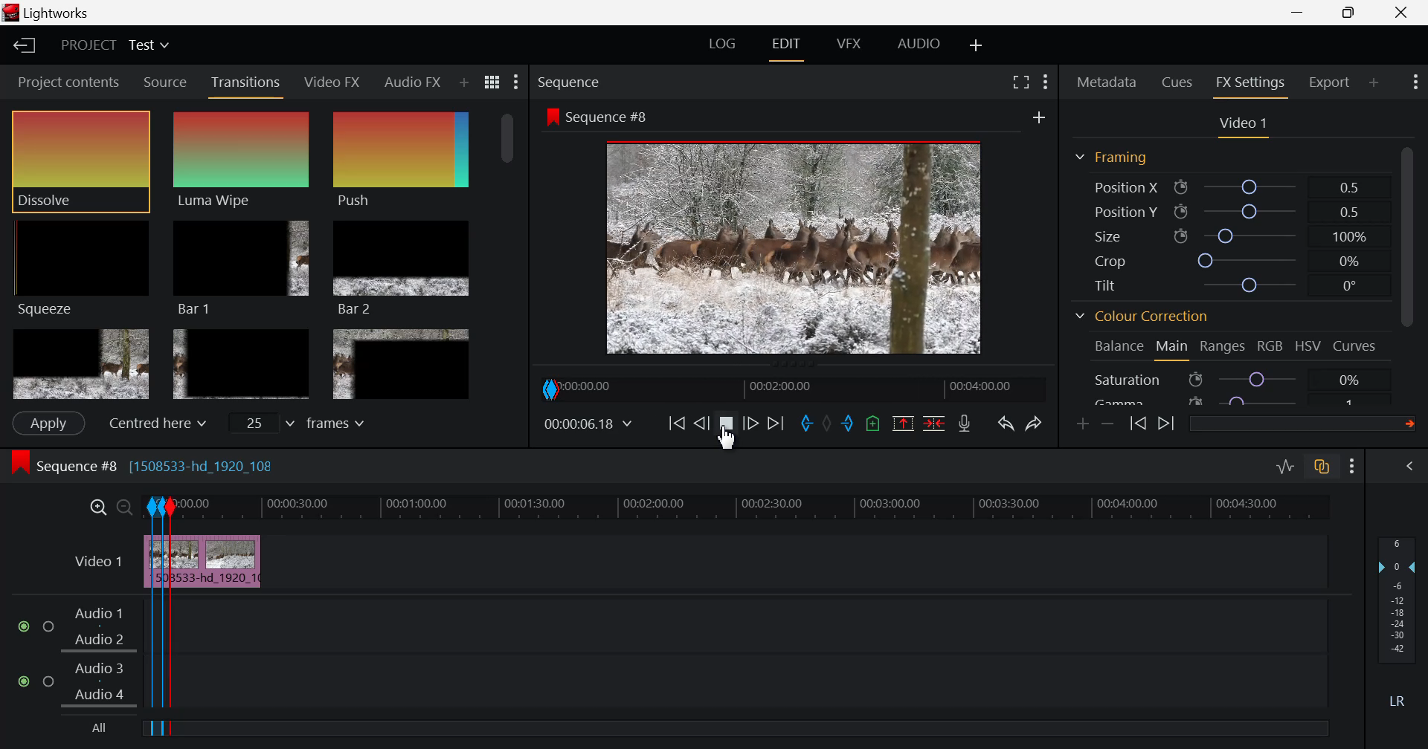  I want to click on Cues tab, so click(1178, 81).